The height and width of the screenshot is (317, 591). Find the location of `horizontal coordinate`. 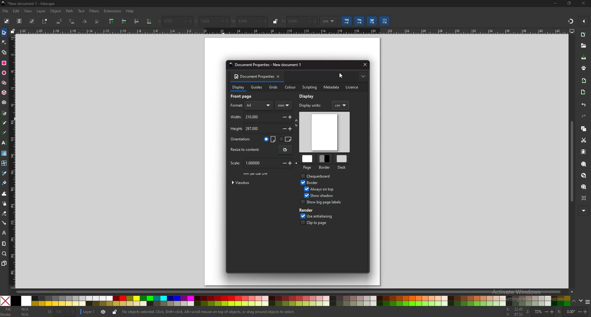

horizontal coordinate is located at coordinates (166, 22).